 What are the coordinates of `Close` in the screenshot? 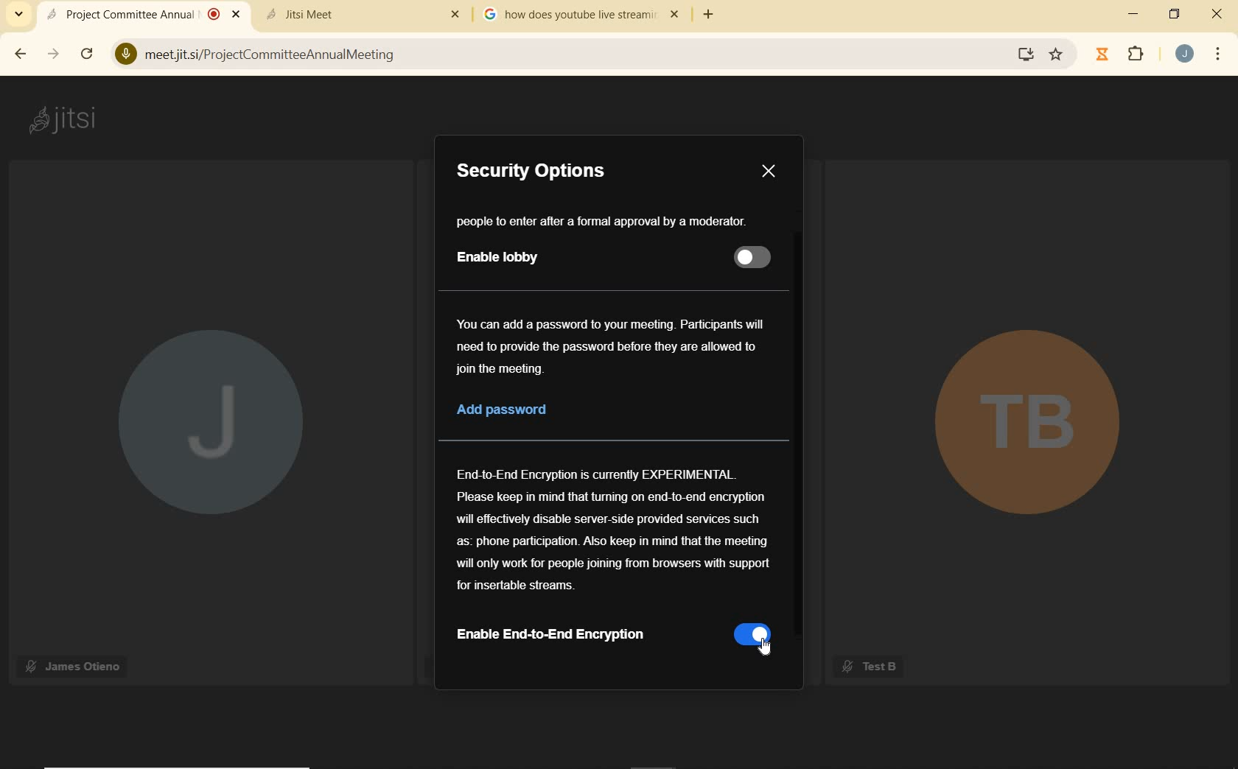 It's located at (769, 169).